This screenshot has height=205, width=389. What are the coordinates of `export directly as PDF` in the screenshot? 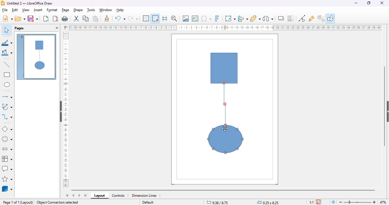 It's located at (56, 19).